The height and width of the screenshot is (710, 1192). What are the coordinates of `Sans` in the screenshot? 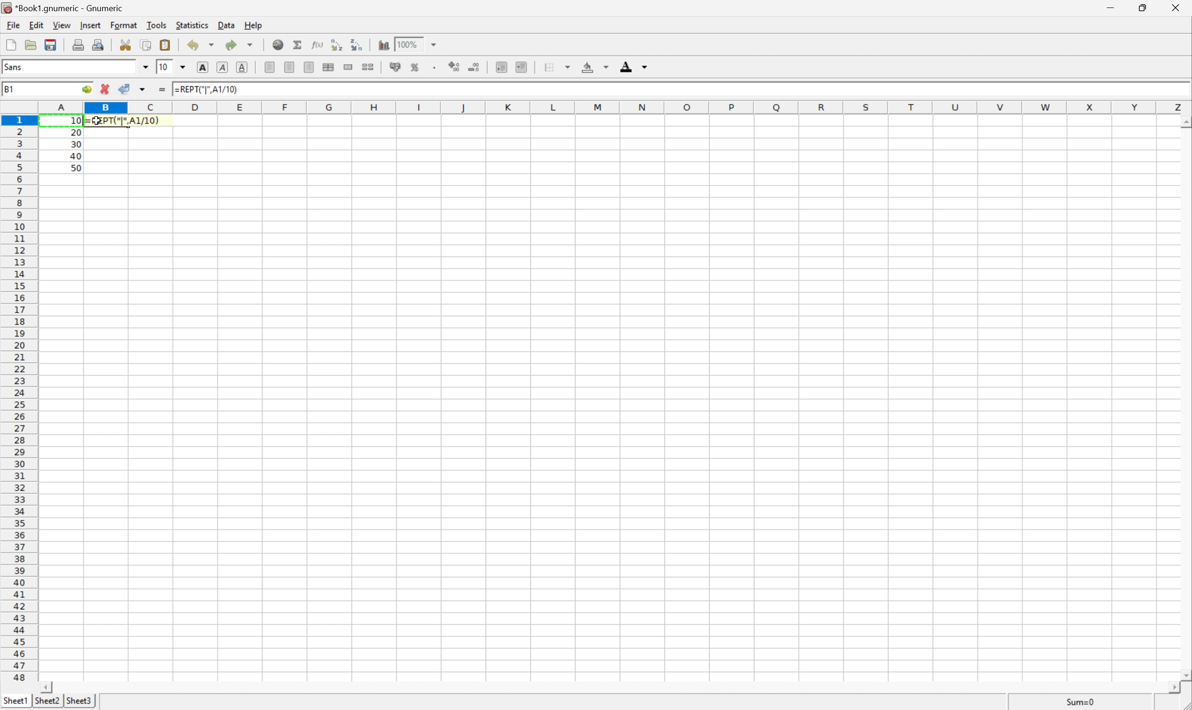 It's located at (16, 67).